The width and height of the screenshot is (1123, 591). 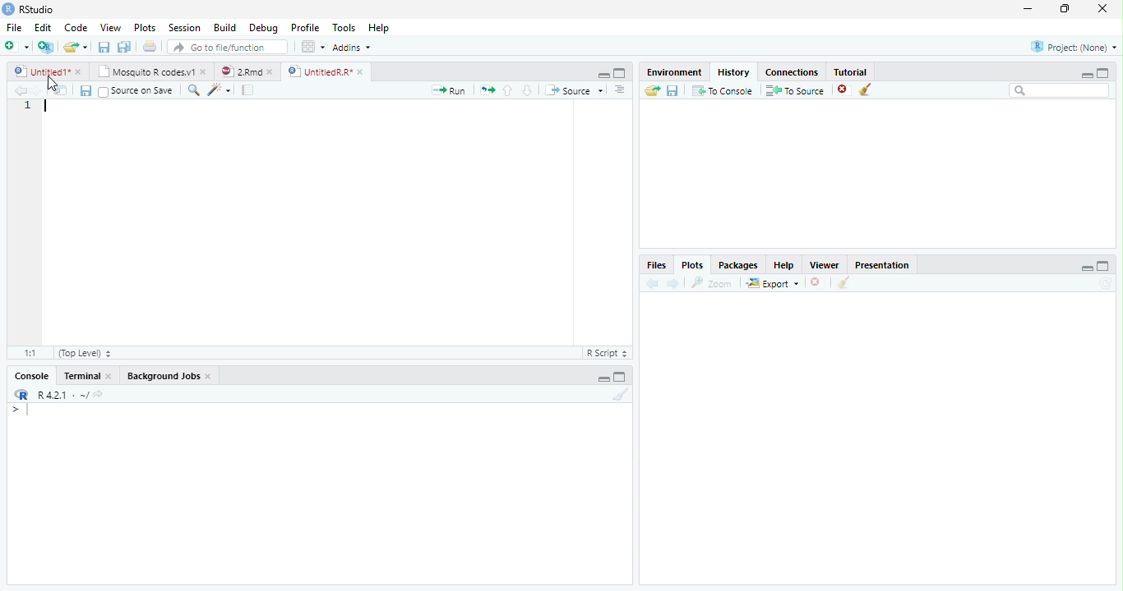 I want to click on Code, so click(x=75, y=28).